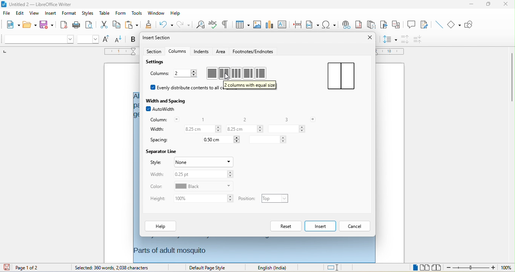 The height and width of the screenshot is (272, 515). Describe the element at coordinates (225, 73) in the screenshot. I see `2 column with equal size` at that location.